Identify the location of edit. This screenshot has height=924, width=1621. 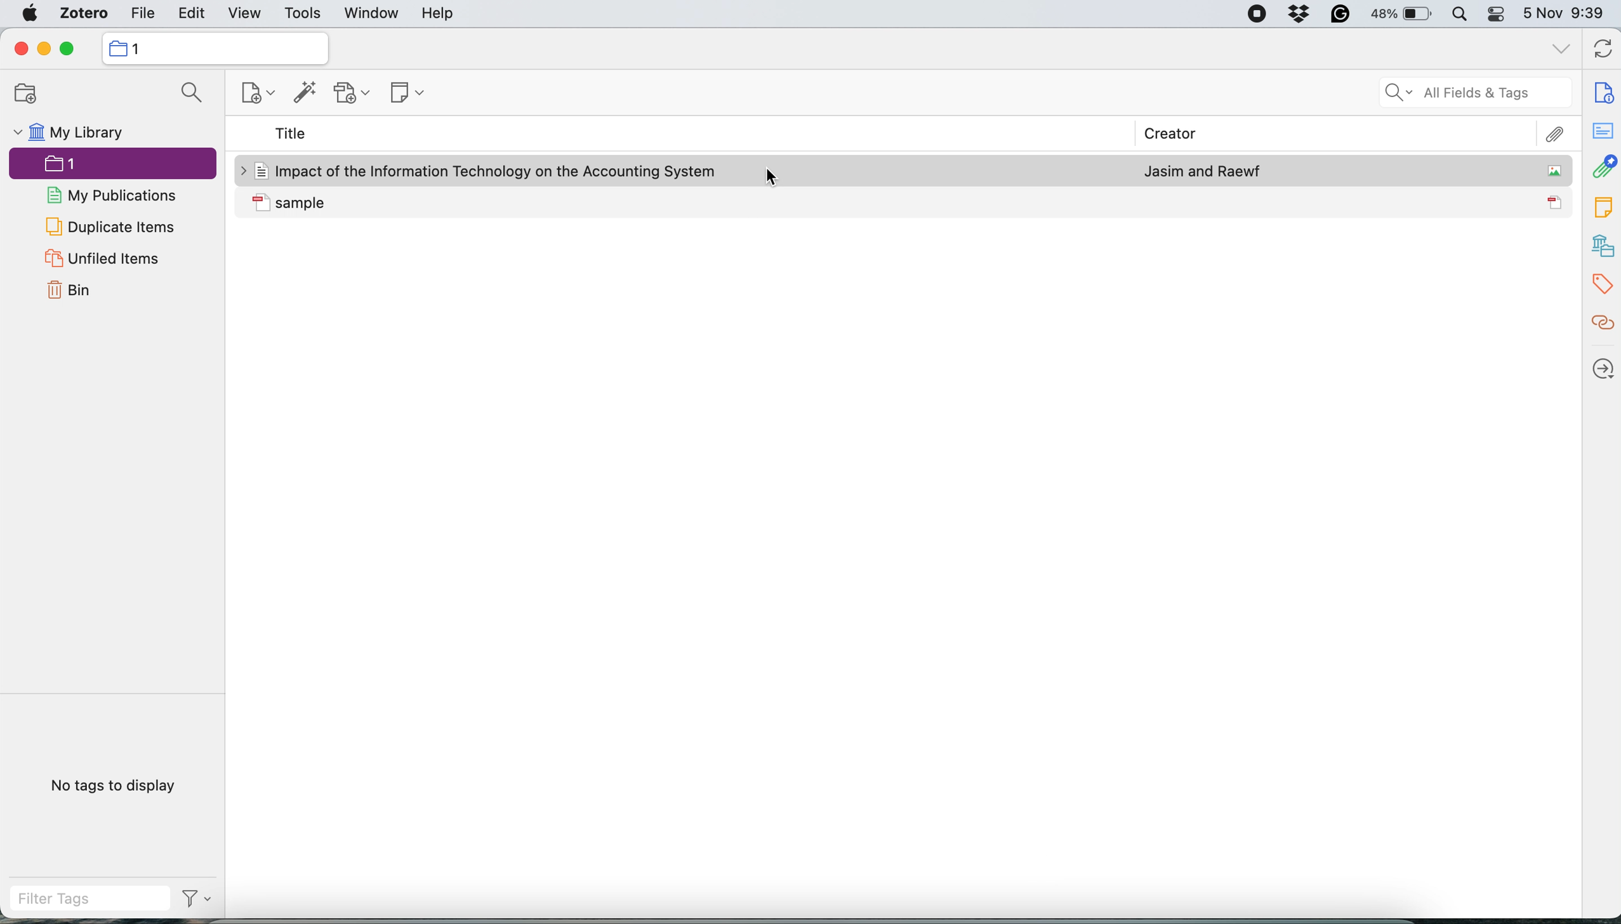
(188, 15).